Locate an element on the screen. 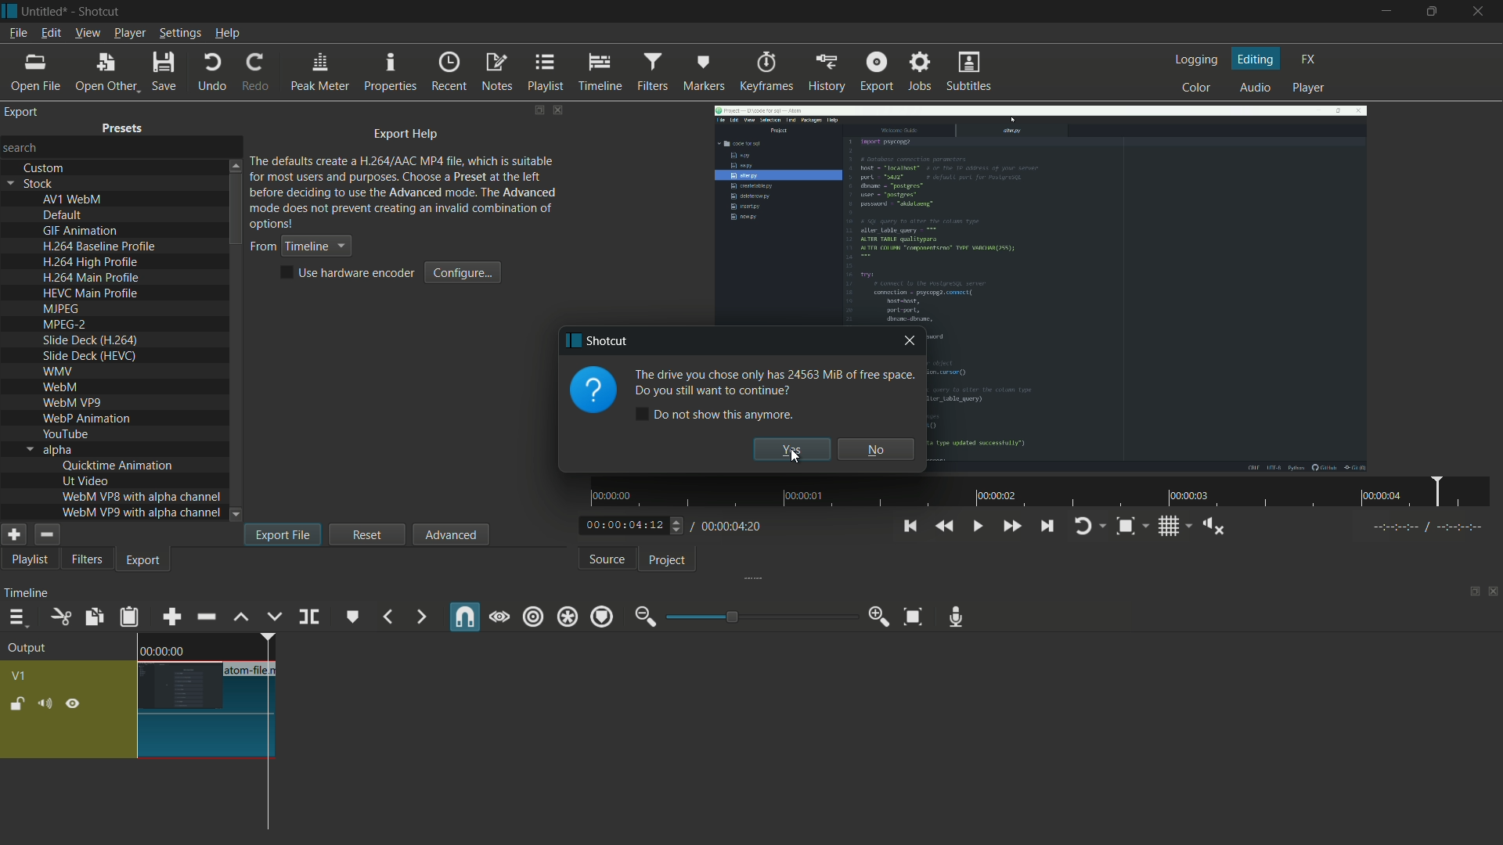 This screenshot has width=1503, height=845. view menu is located at coordinates (86, 33).